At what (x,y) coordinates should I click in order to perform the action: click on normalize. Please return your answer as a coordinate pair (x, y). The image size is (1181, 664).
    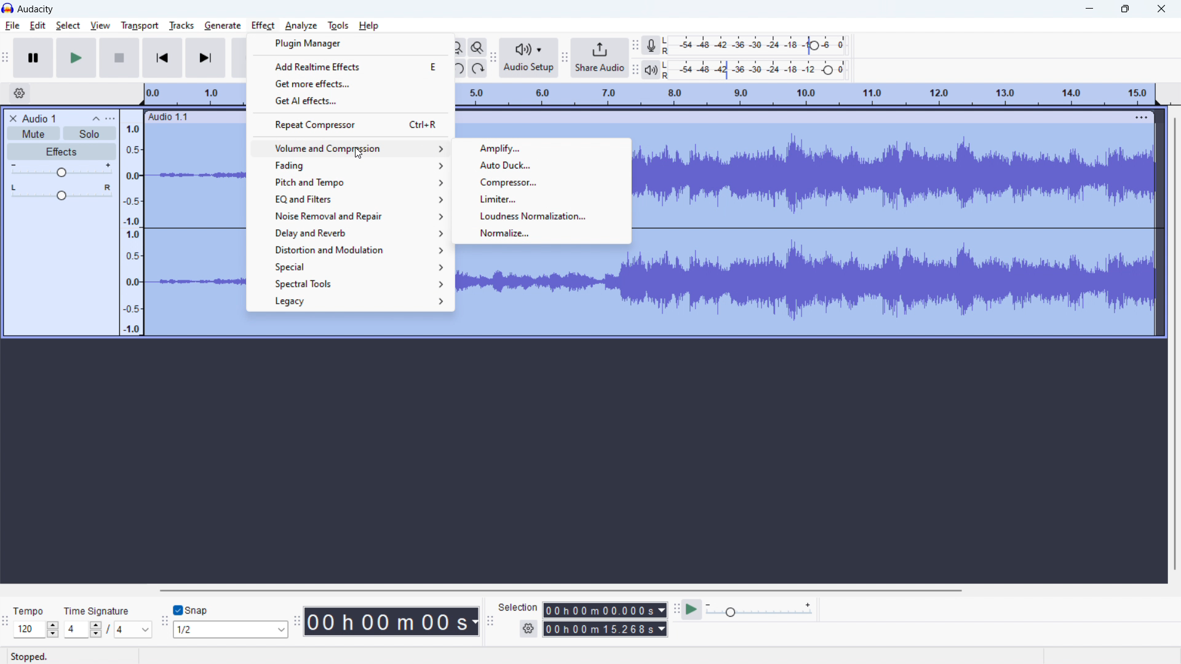
    Looking at the image, I should click on (541, 233).